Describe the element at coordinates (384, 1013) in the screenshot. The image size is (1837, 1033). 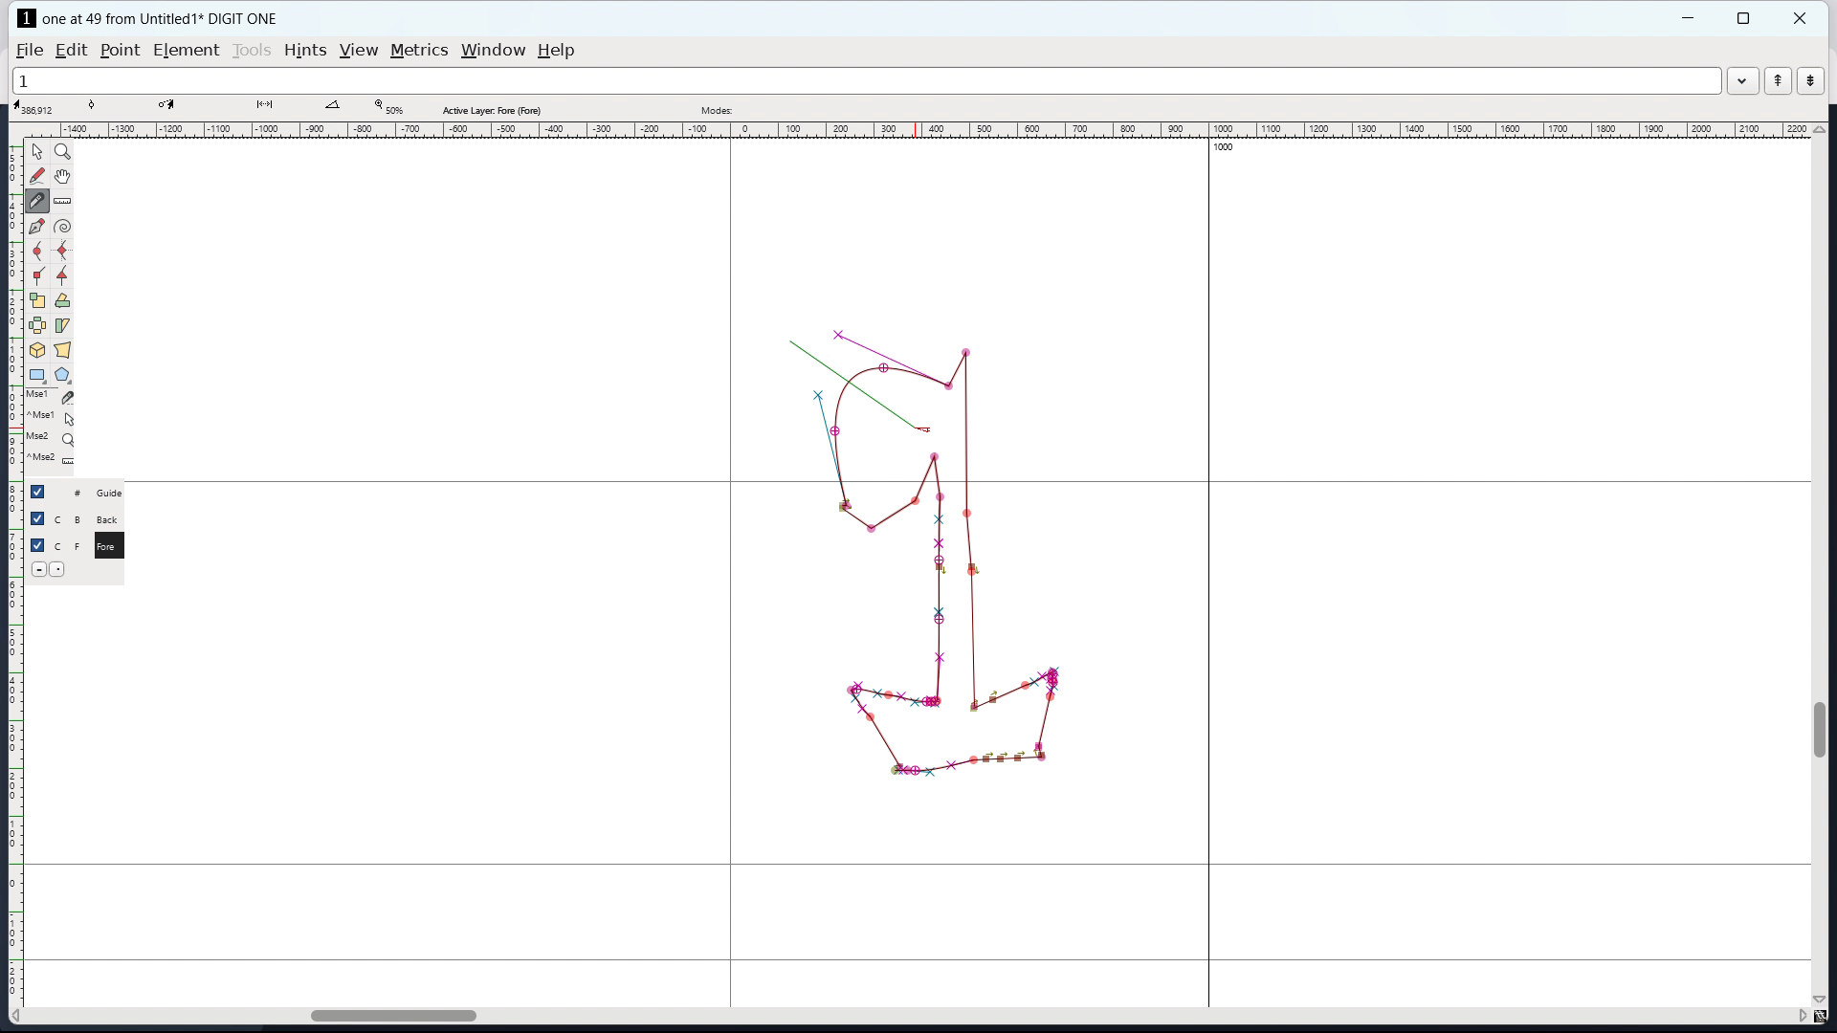
I see `horizontal scrollbar` at that location.